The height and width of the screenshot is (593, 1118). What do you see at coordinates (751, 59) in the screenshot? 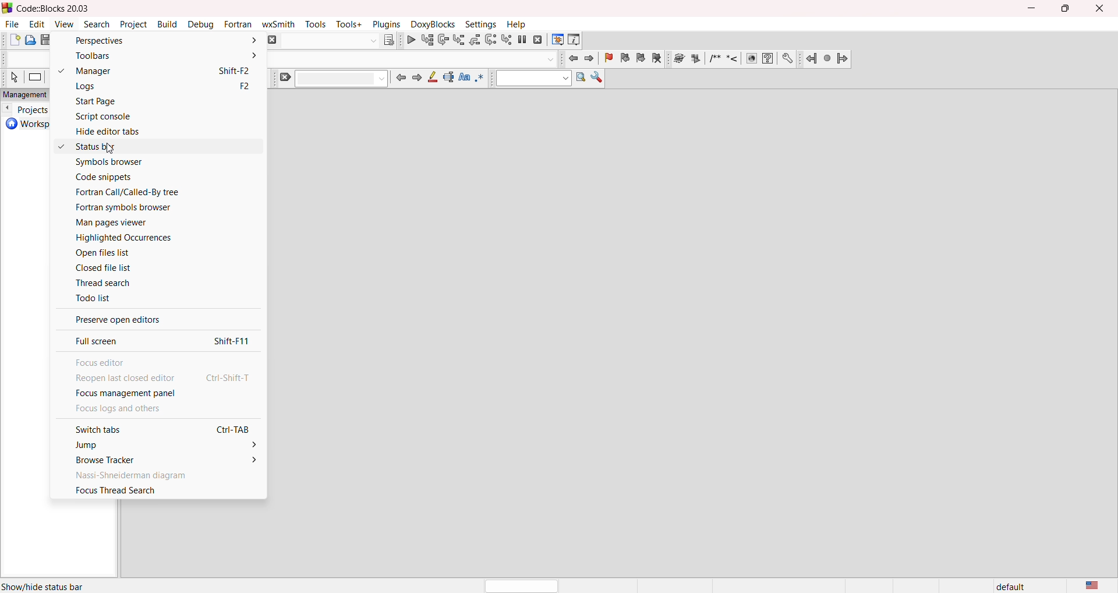
I see `HTML` at bounding box center [751, 59].